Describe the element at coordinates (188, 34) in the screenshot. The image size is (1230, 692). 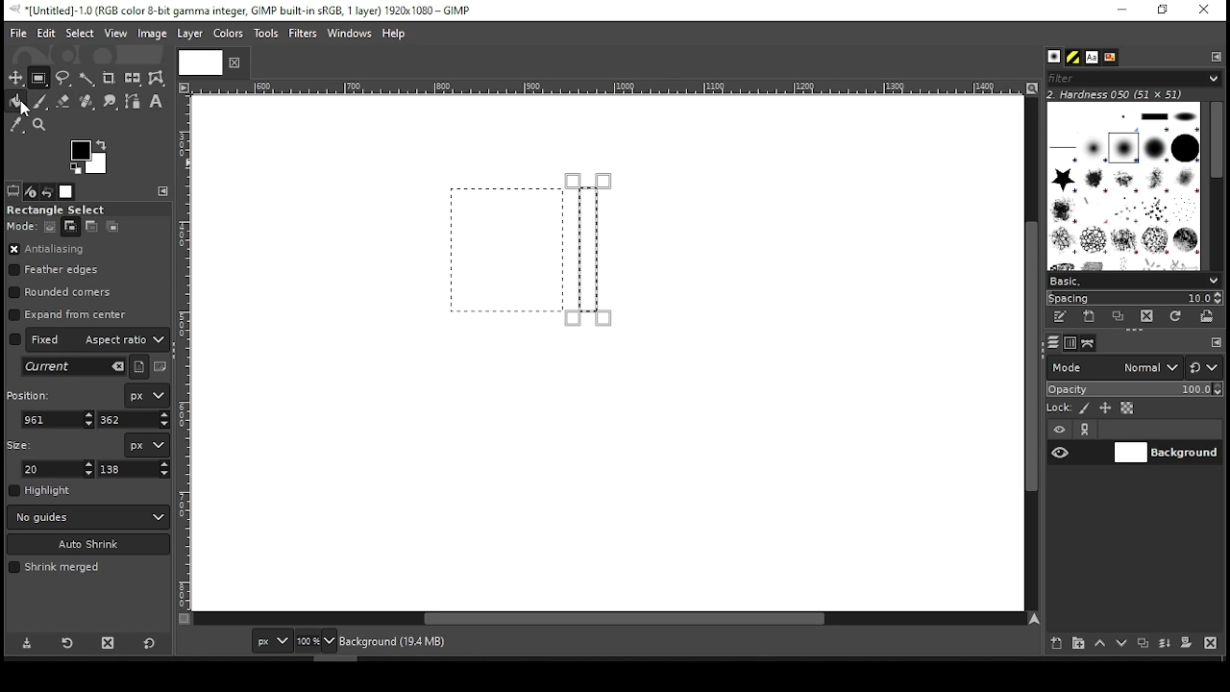
I see `layer` at that location.